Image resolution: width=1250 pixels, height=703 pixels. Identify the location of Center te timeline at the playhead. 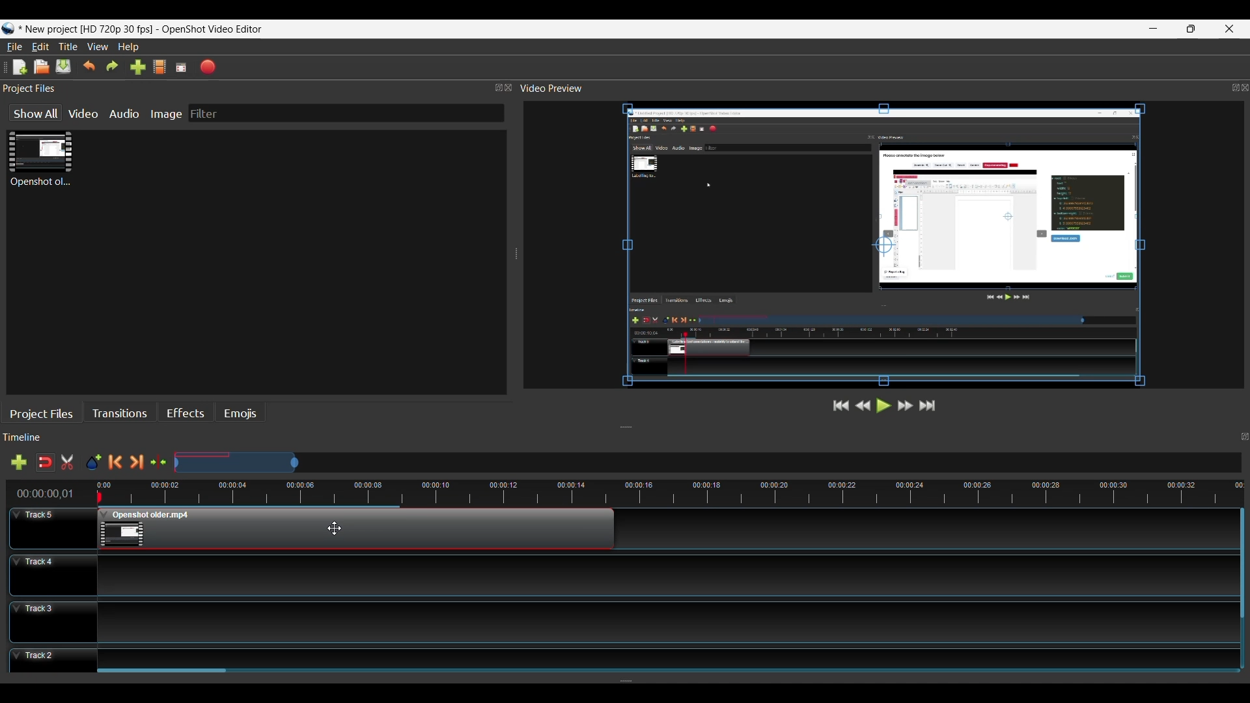
(159, 463).